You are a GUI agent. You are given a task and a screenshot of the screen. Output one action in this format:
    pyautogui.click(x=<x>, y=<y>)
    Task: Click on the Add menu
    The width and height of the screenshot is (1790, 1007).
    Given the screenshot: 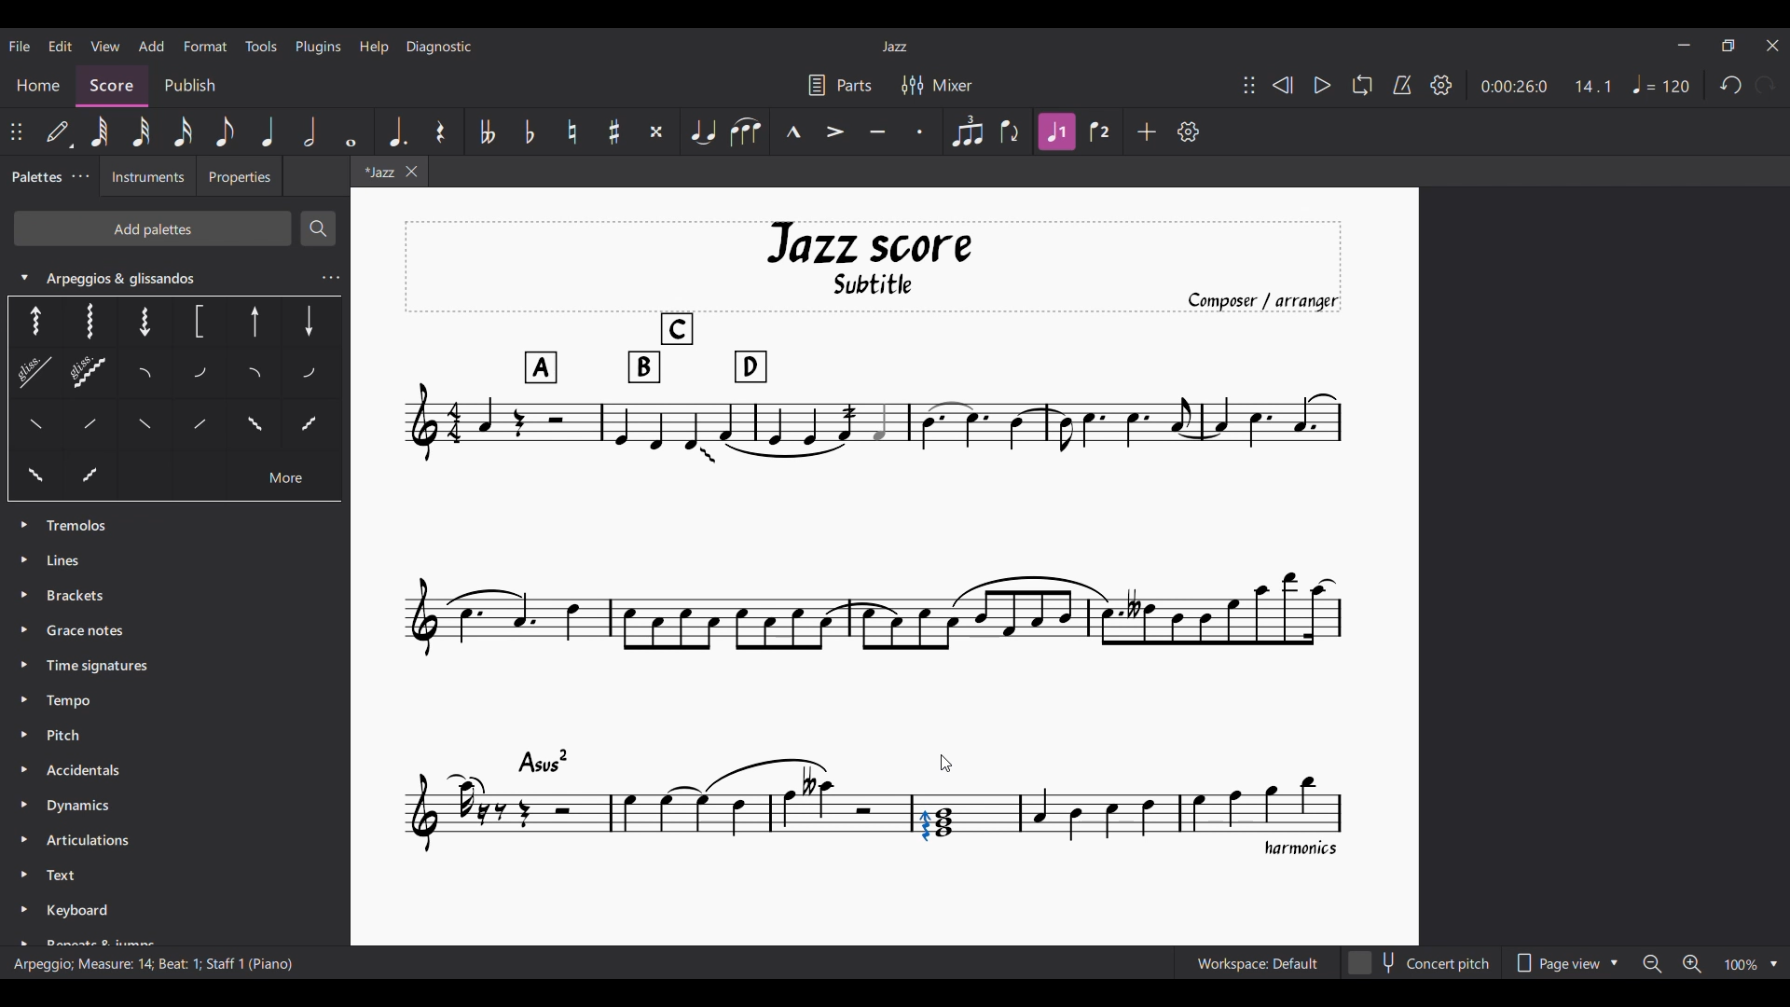 What is the action you would take?
    pyautogui.click(x=152, y=47)
    